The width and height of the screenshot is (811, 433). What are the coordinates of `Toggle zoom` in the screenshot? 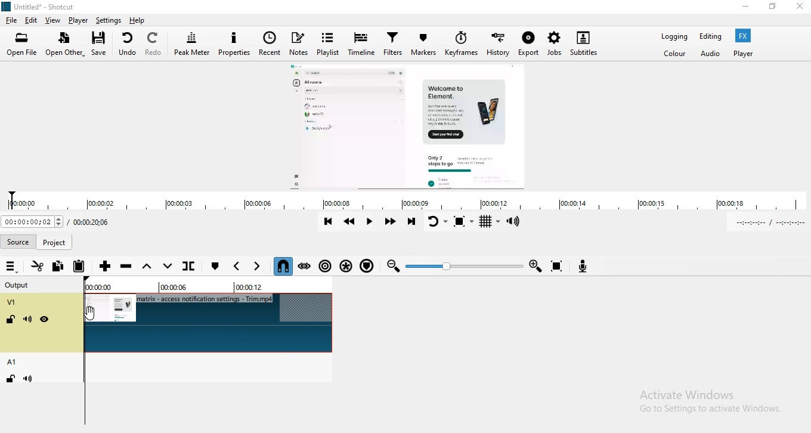 It's located at (1549, 738).